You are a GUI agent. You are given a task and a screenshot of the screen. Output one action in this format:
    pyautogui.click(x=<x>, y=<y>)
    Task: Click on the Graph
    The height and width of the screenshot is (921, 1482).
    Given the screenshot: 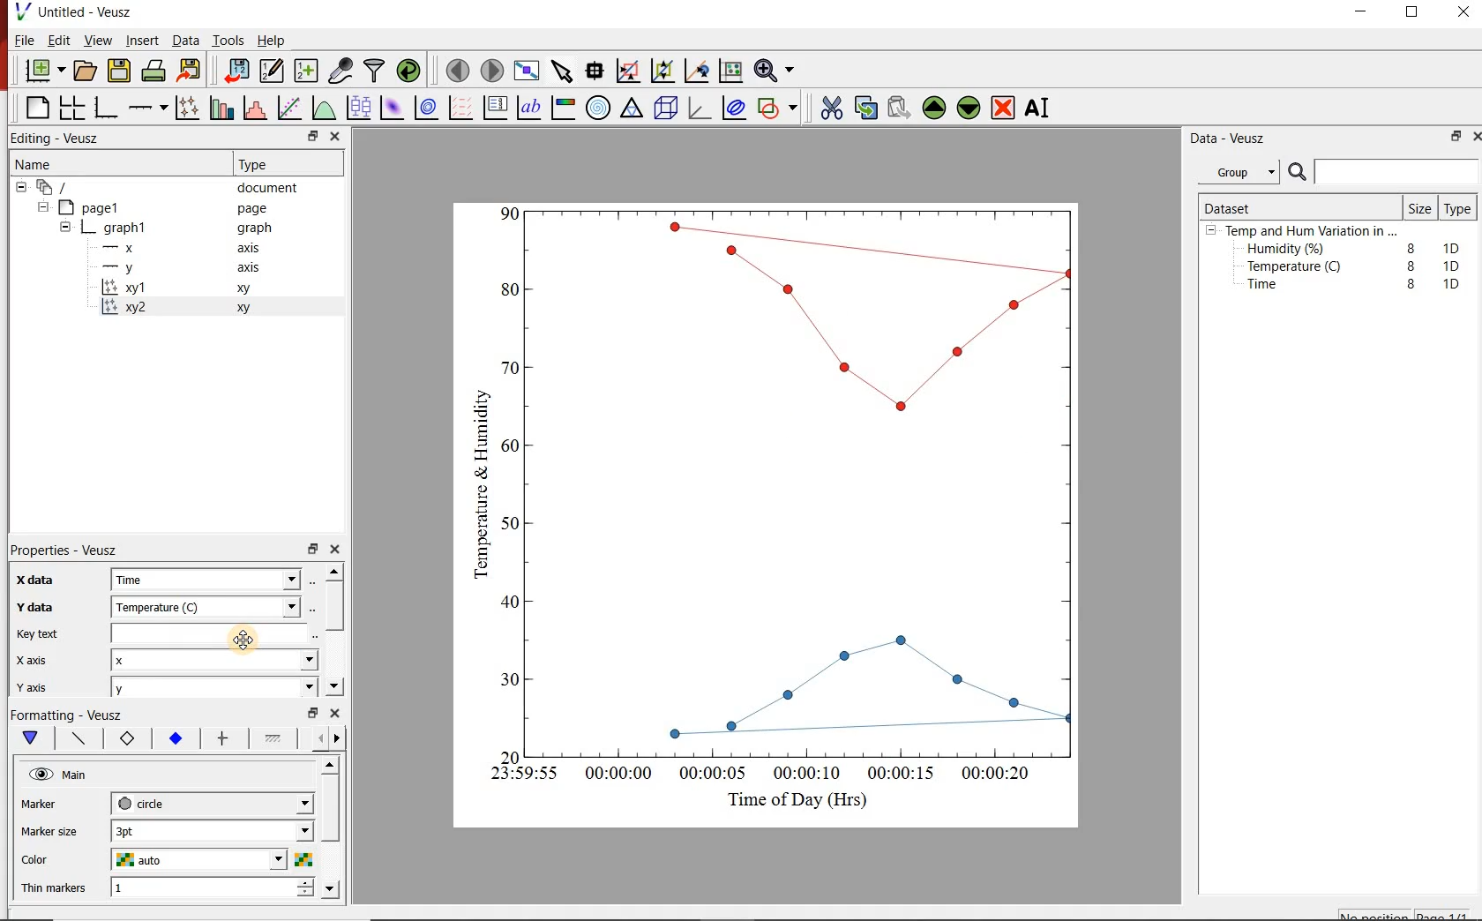 What is the action you would take?
    pyautogui.click(x=805, y=479)
    